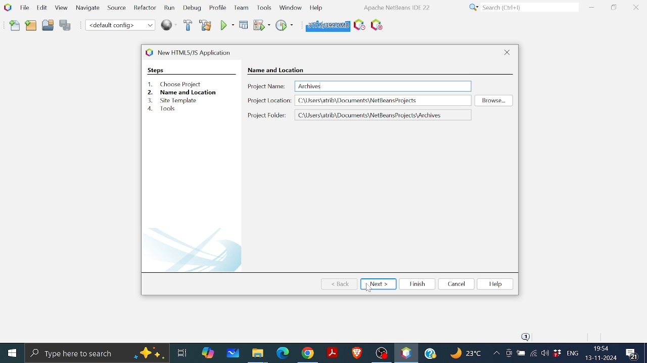 The height and width of the screenshot is (363, 647). What do you see at coordinates (48, 27) in the screenshot?
I see `Open project` at bounding box center [48, 27].